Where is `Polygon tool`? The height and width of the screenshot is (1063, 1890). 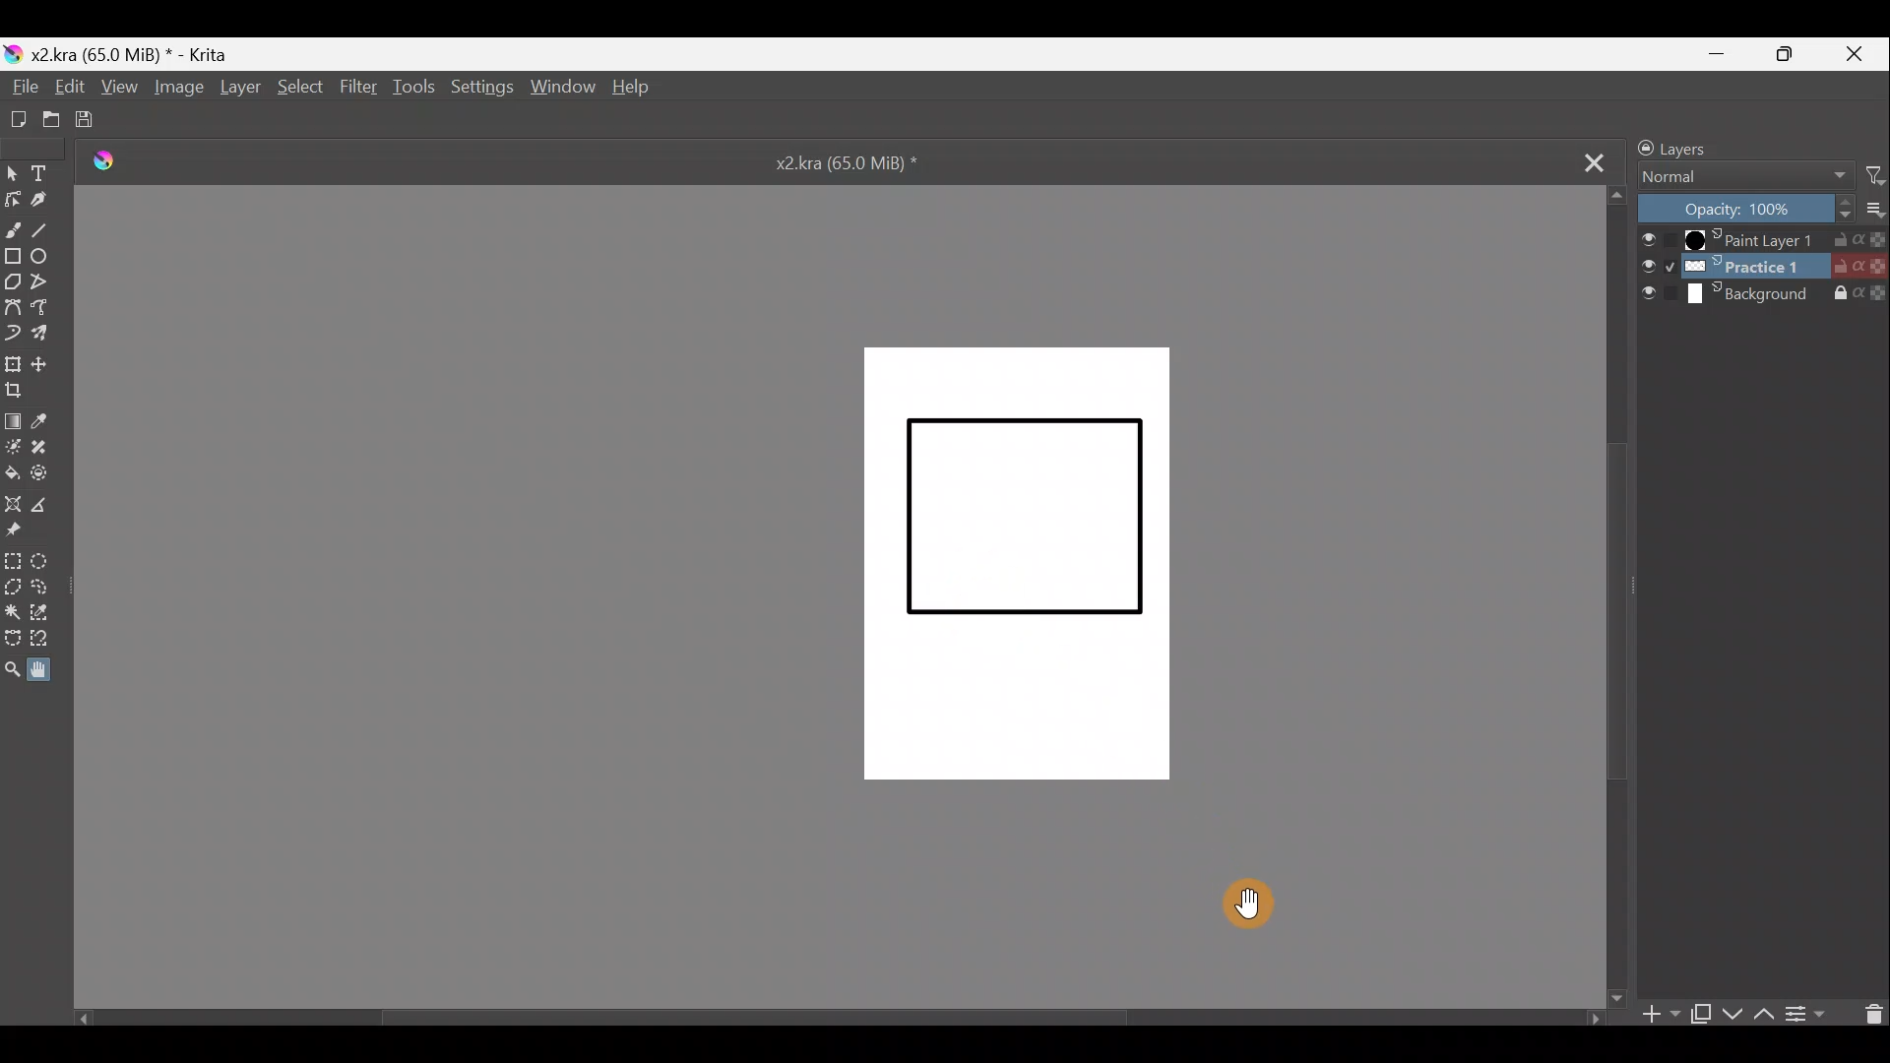 Polygon tool is located at coordinates (12, 284).